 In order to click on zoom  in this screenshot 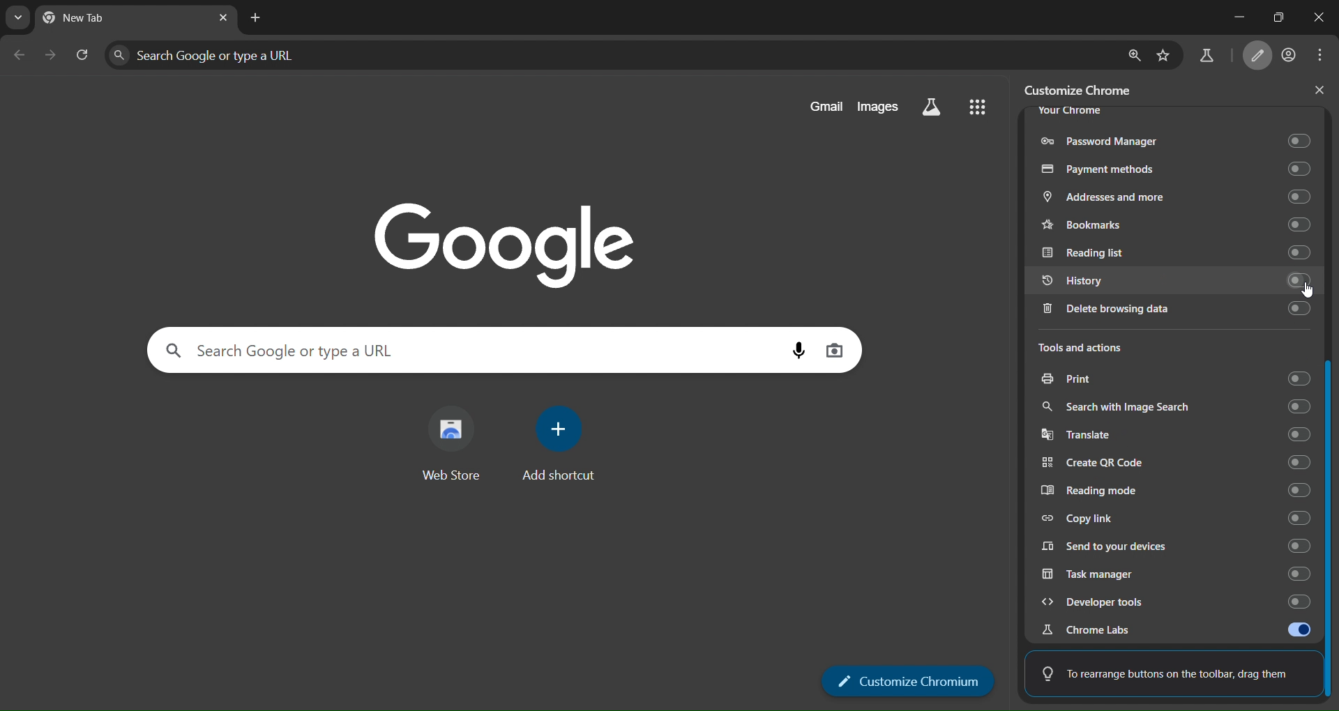, I will do `click(1133, 54)`.